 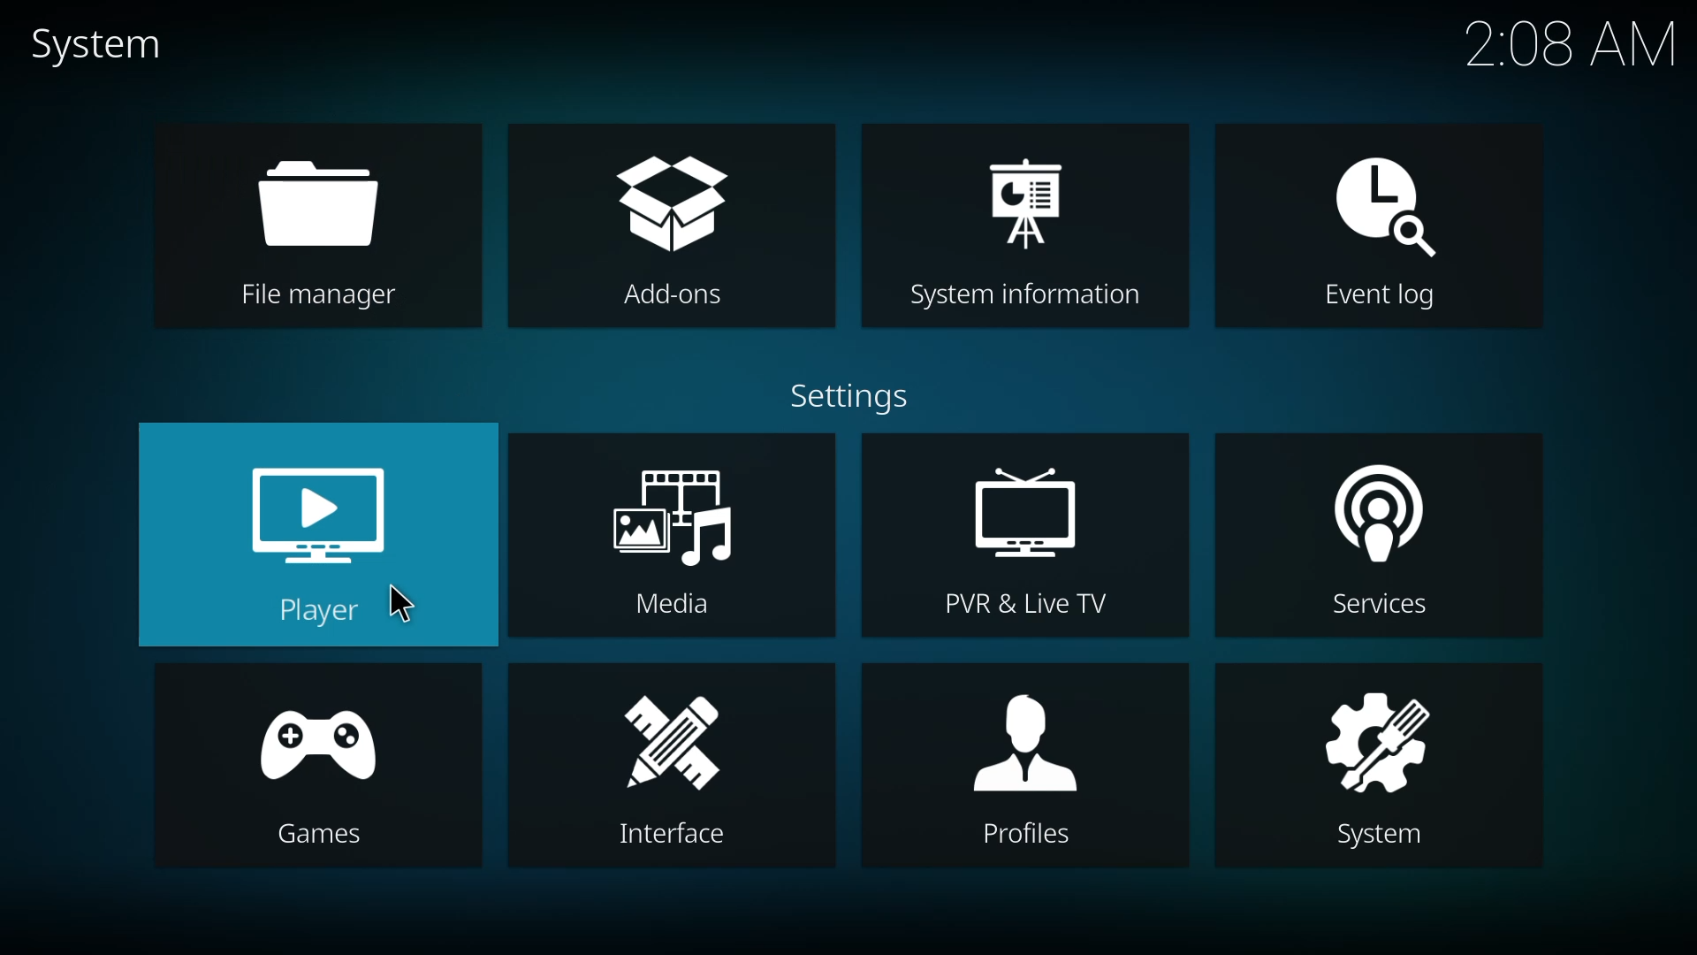 I want to click on games, so click(x=322, y=775).